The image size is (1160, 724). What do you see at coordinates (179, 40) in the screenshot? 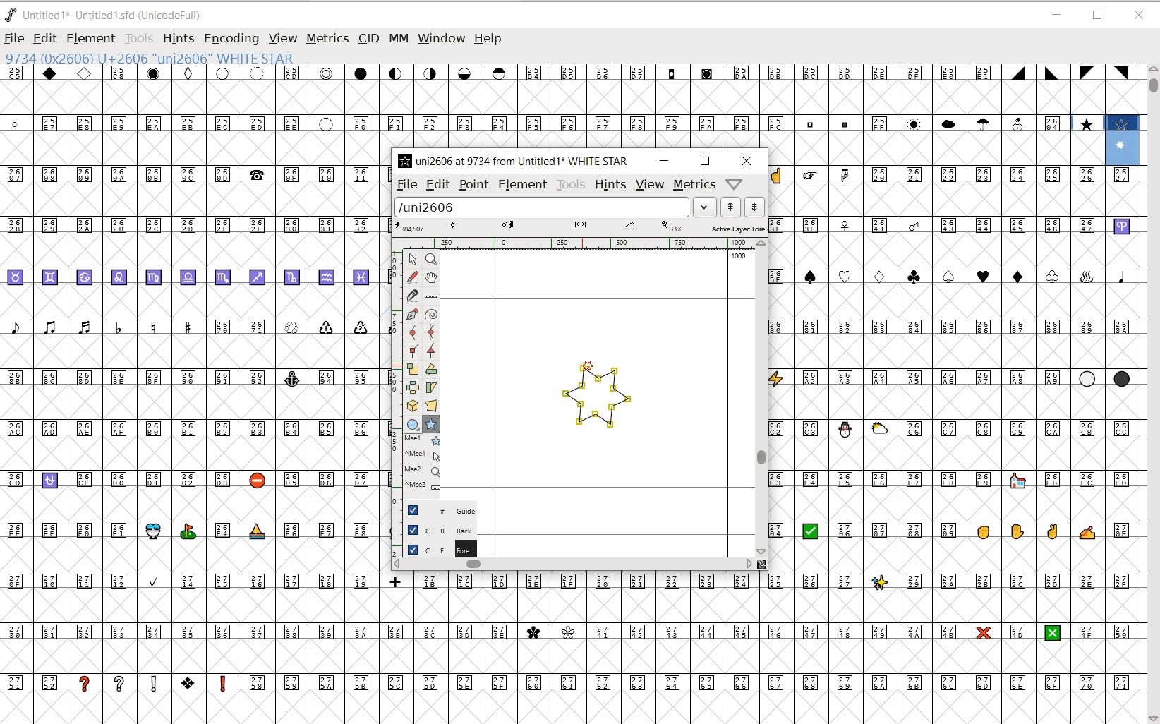
I see `HINTS` at bounding box center [179, 40].